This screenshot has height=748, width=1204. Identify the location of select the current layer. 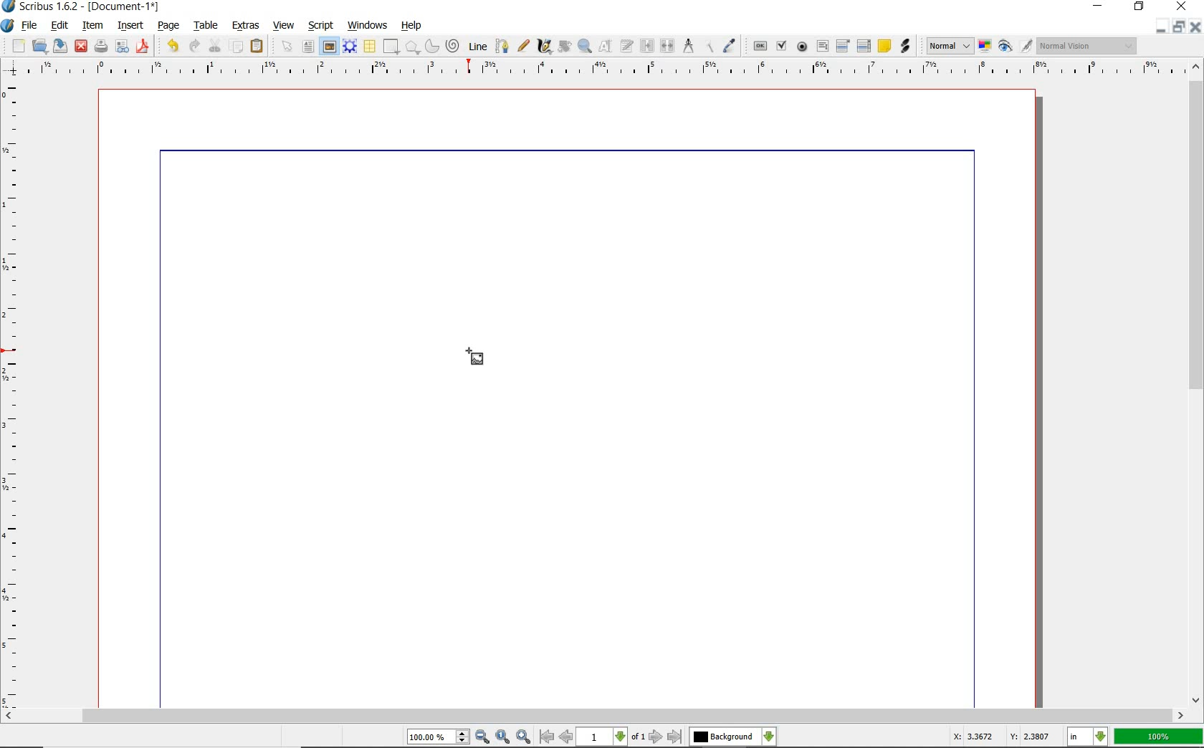
(732, 737).